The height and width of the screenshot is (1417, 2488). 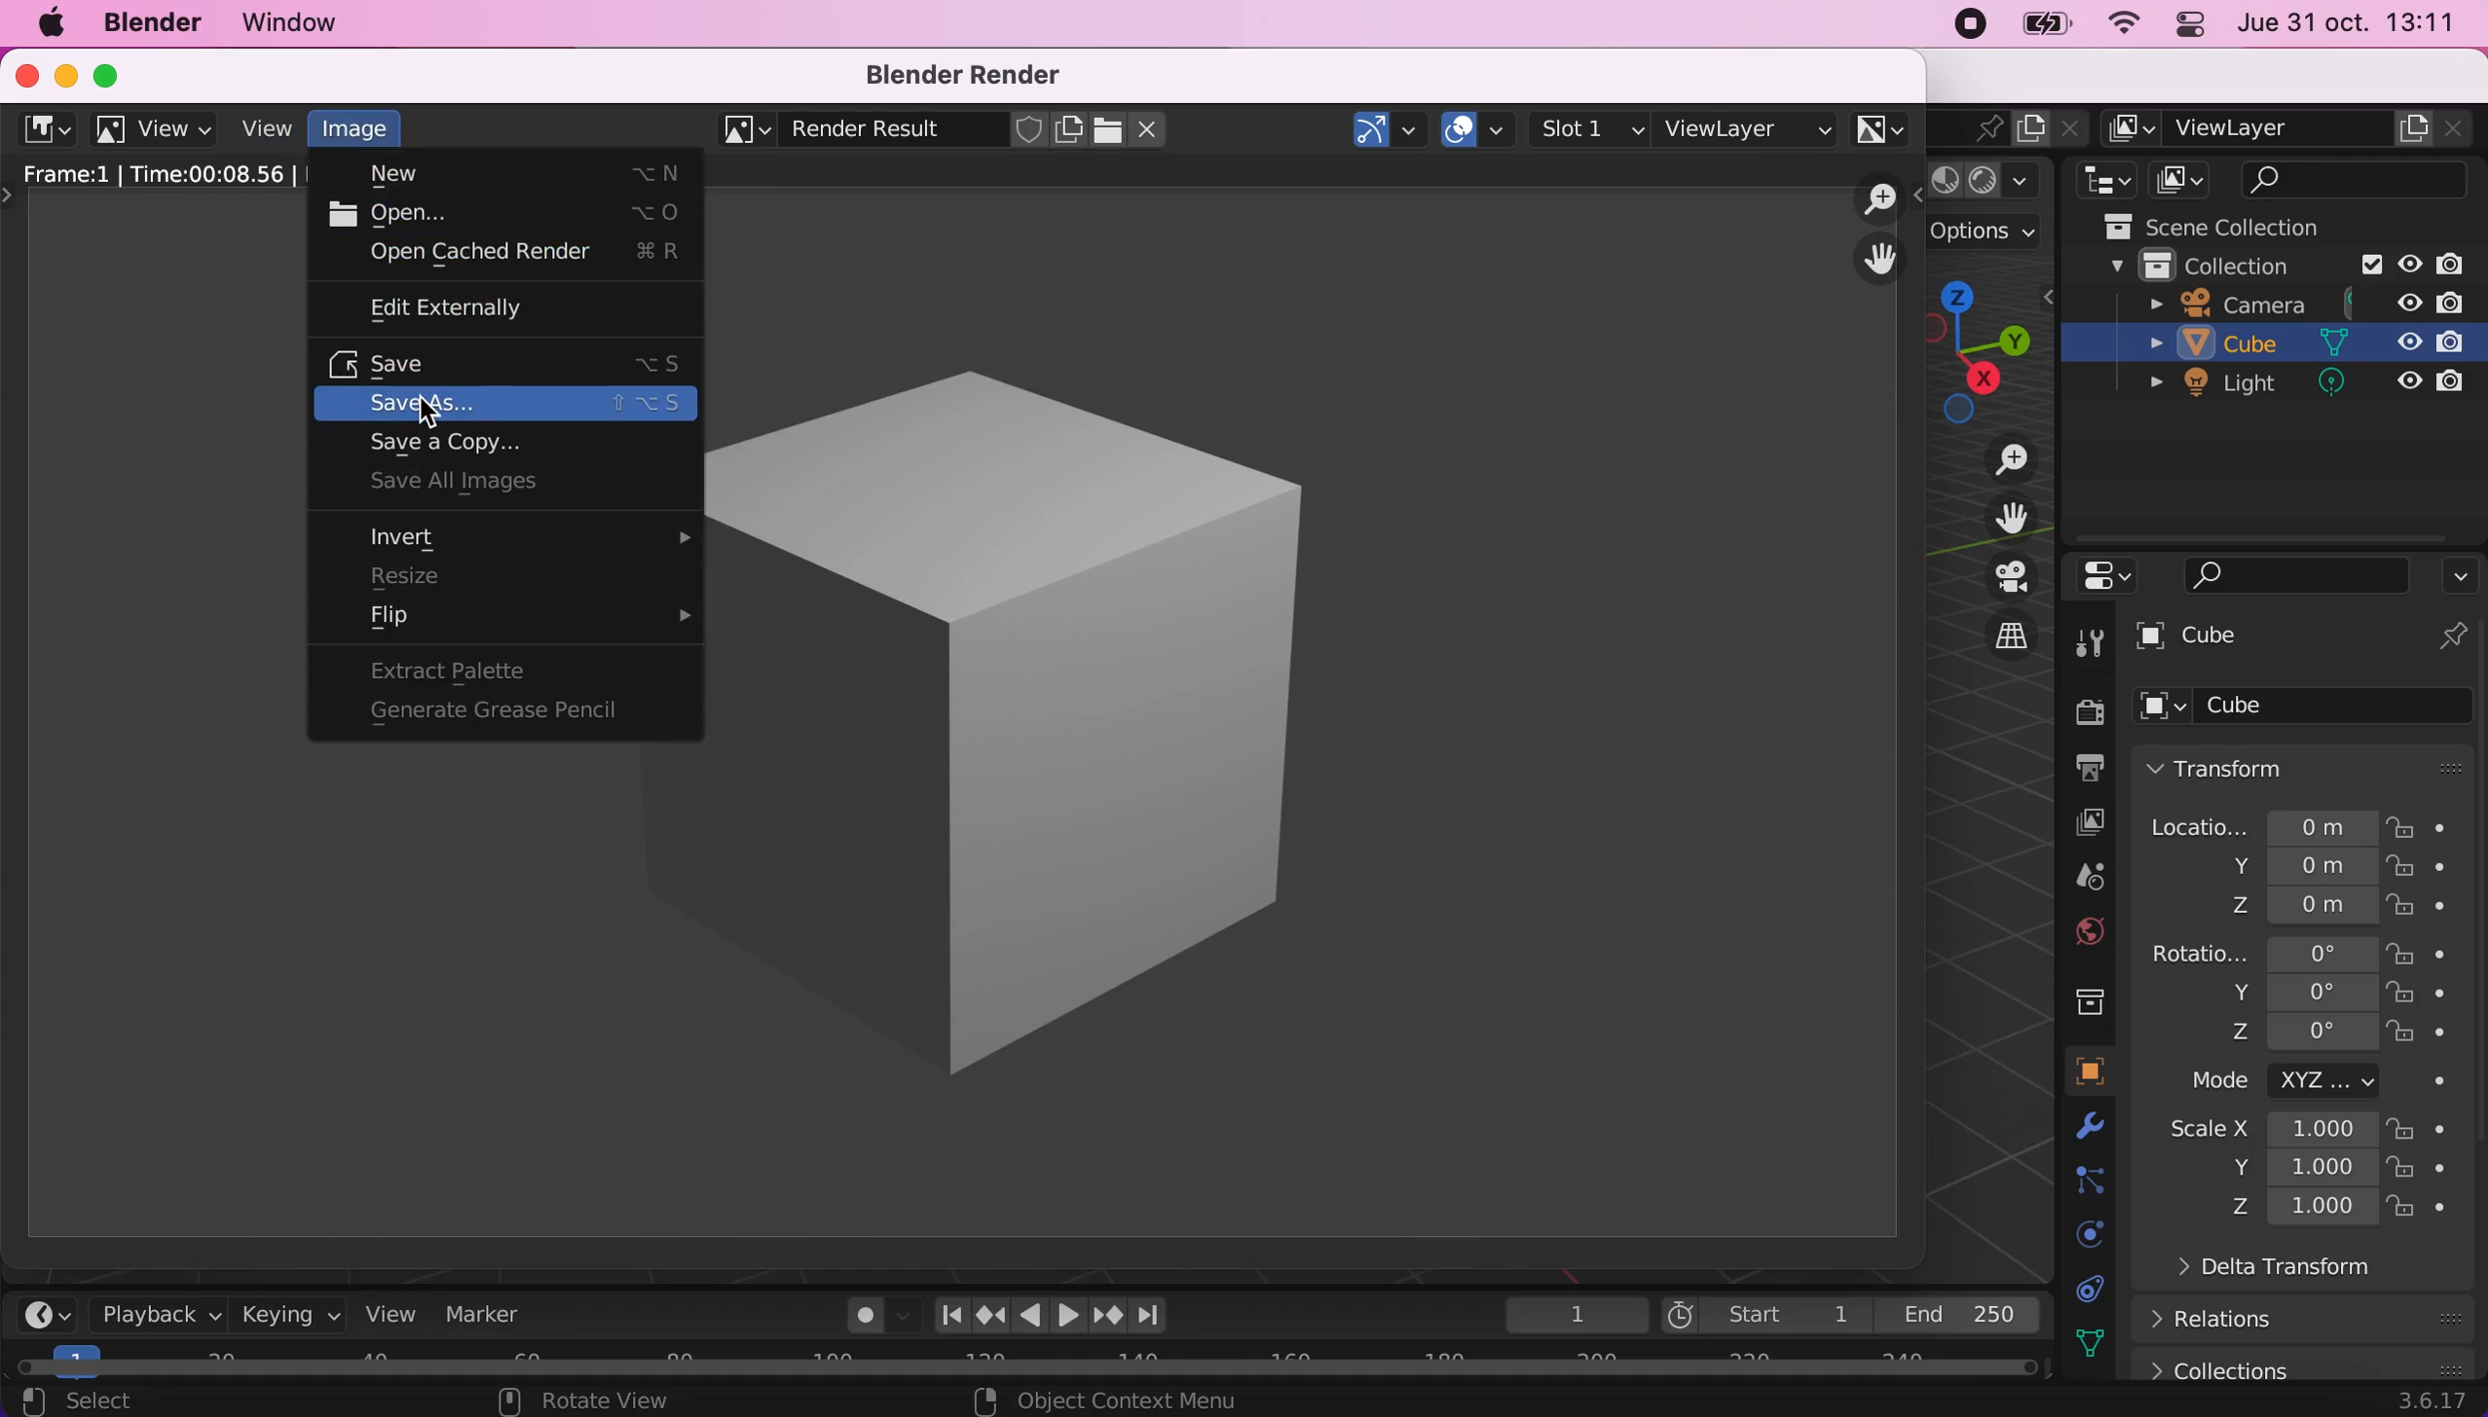 I want to click on window, so click(x=315, y=23).